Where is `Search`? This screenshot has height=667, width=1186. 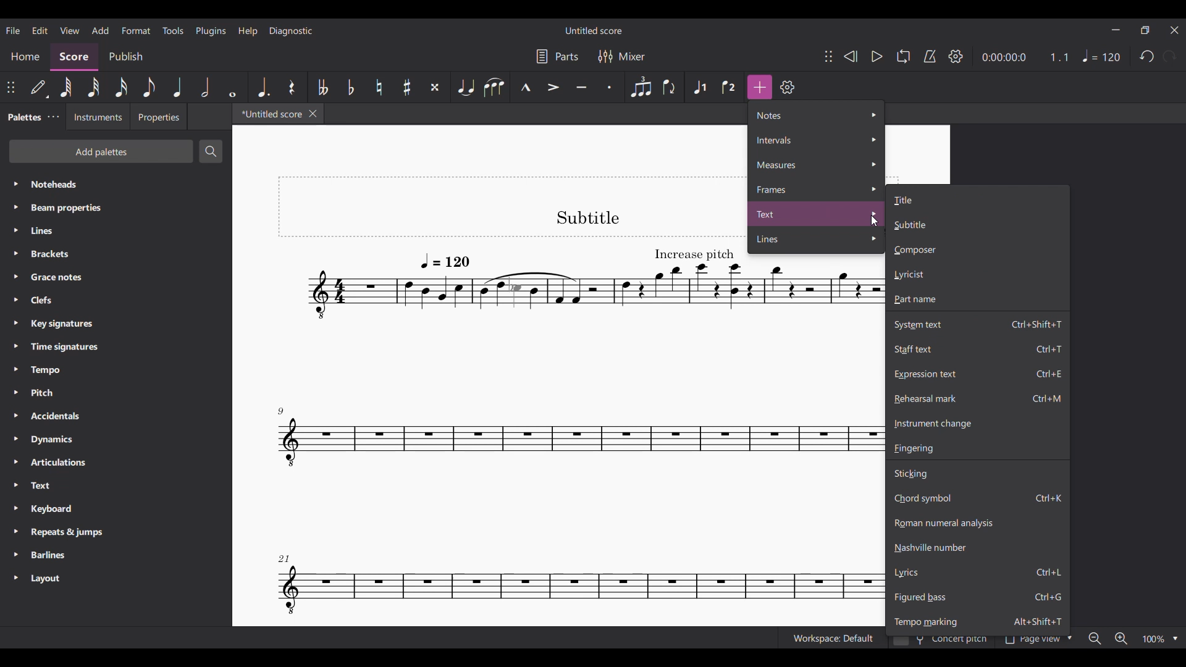
Search is located at coordinates (211, 151).